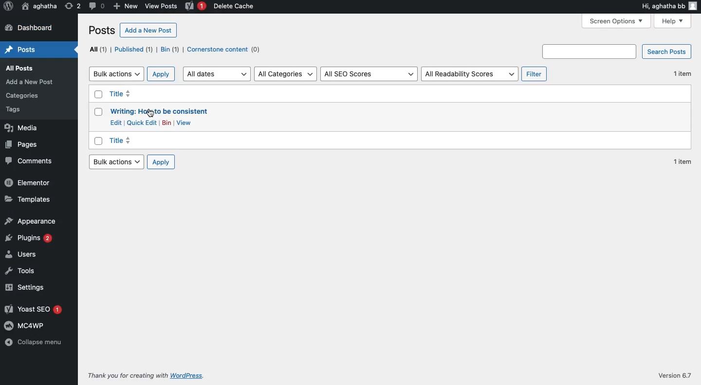 The width and height of the screenshot is (701, 385). What do you see at coordinates (37, 7) in the screenshot?
I see `Name` at bounding box center [37, 7].